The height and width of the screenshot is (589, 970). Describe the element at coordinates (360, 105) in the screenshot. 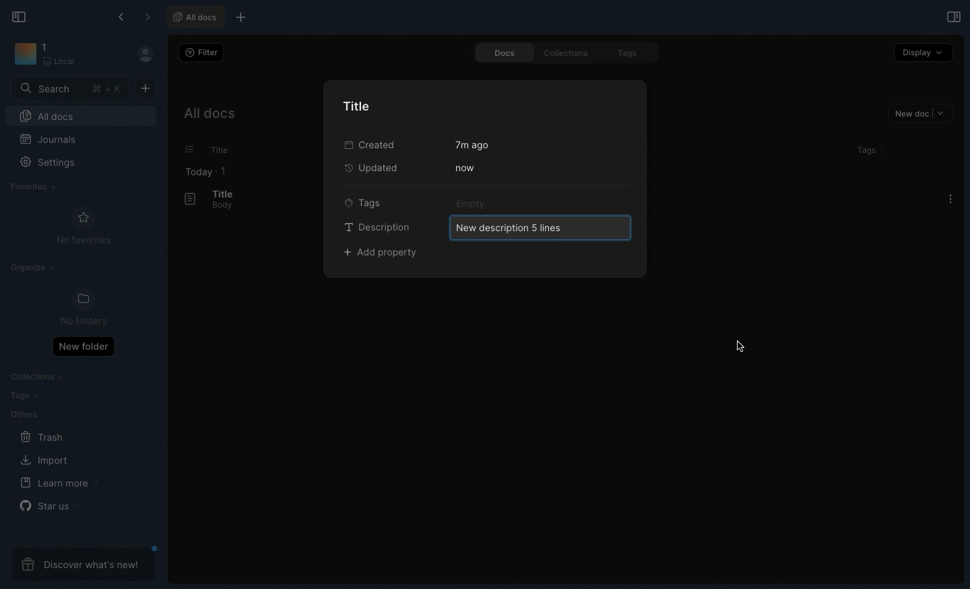

I see `Title` at that location.